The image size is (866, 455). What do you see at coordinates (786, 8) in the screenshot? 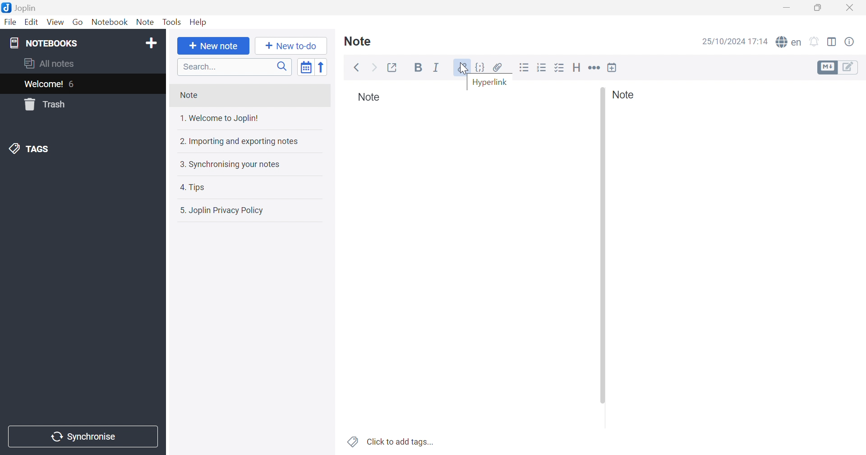
I see `Minimize` at bounding box center [786, 8].